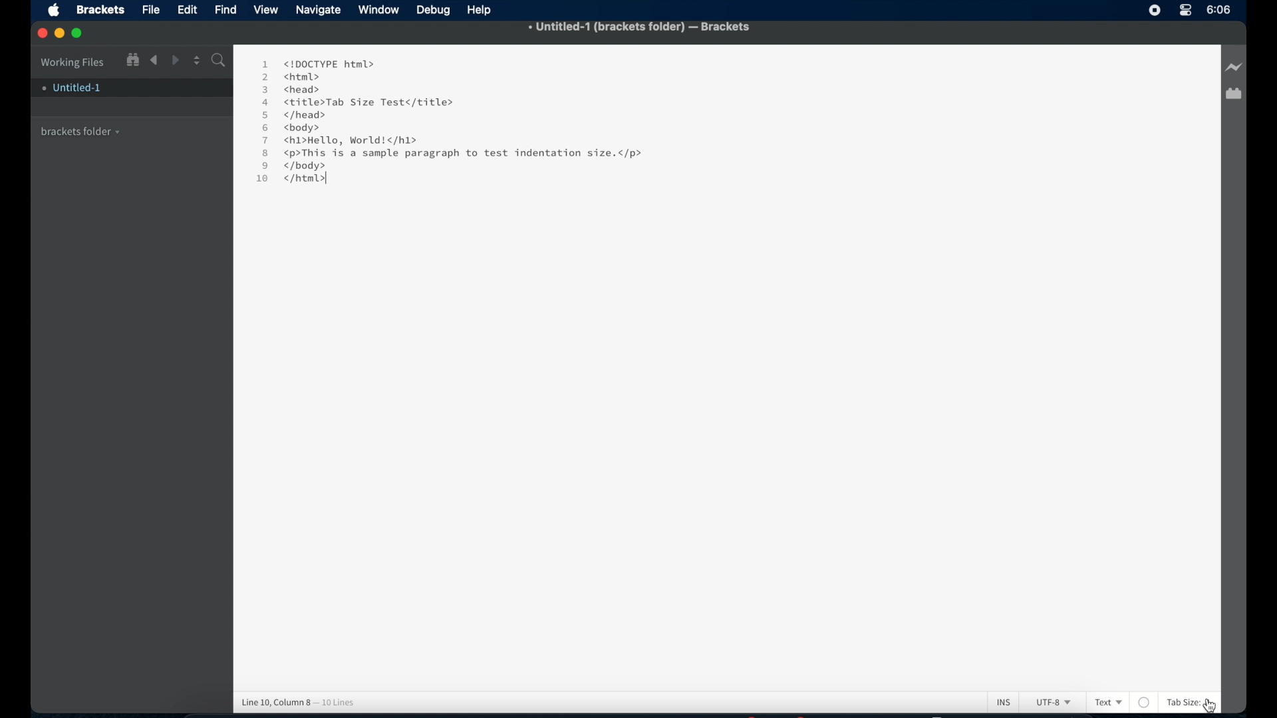  Describe the element at coordinates (293, 88) in the screenshot. I see `3 <head>` at that location.